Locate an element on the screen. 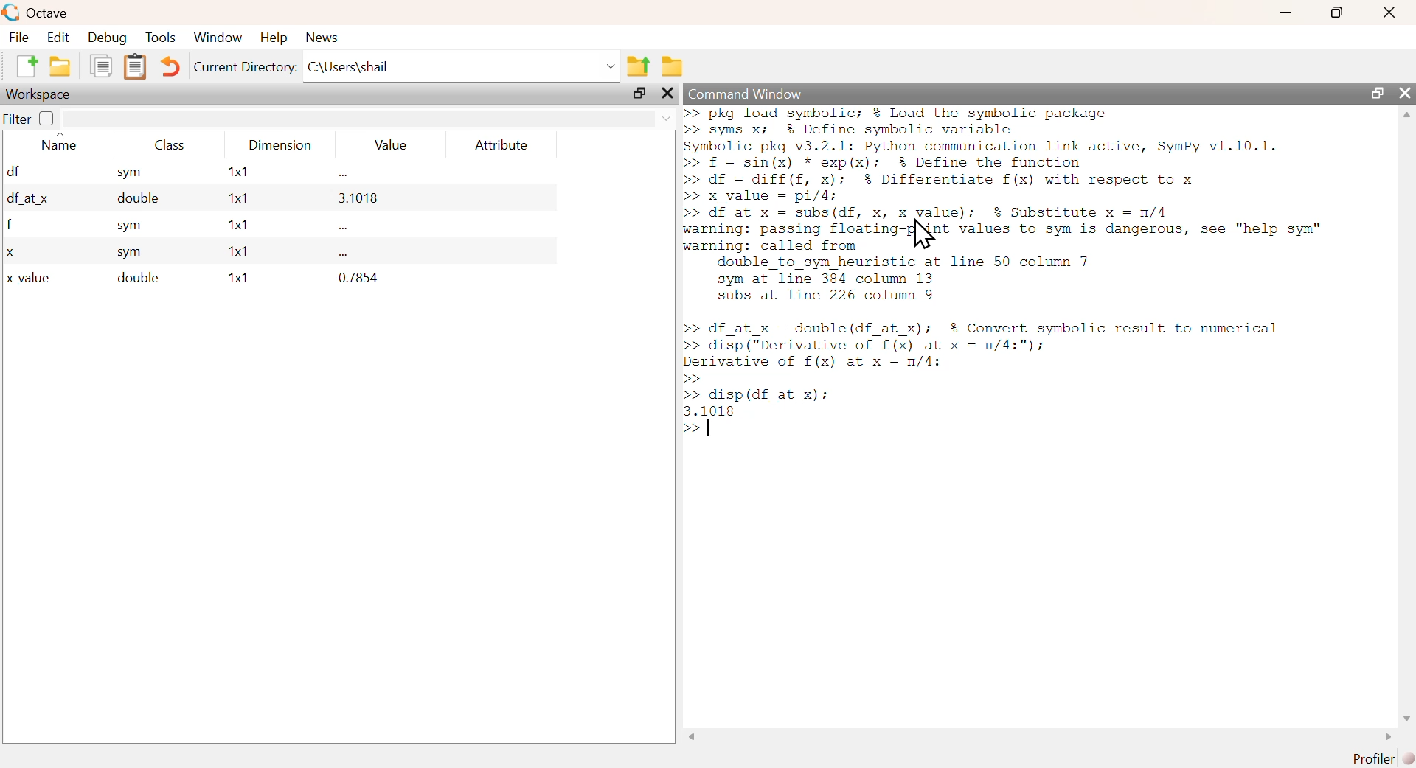  search area is located at coordinates (369, 118).